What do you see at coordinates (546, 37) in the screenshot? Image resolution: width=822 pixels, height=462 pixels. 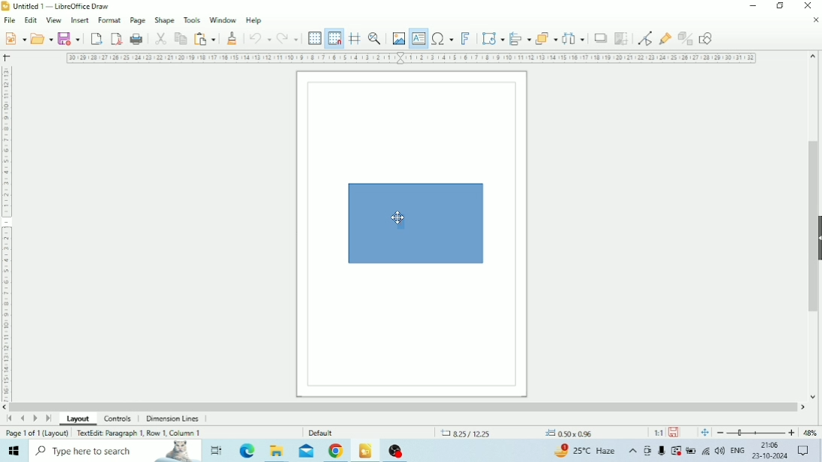 I see `Arrange` at bounding box center [546, 37].